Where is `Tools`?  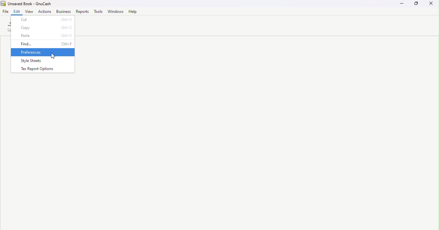
Tools is located at coordinates (99, 12).